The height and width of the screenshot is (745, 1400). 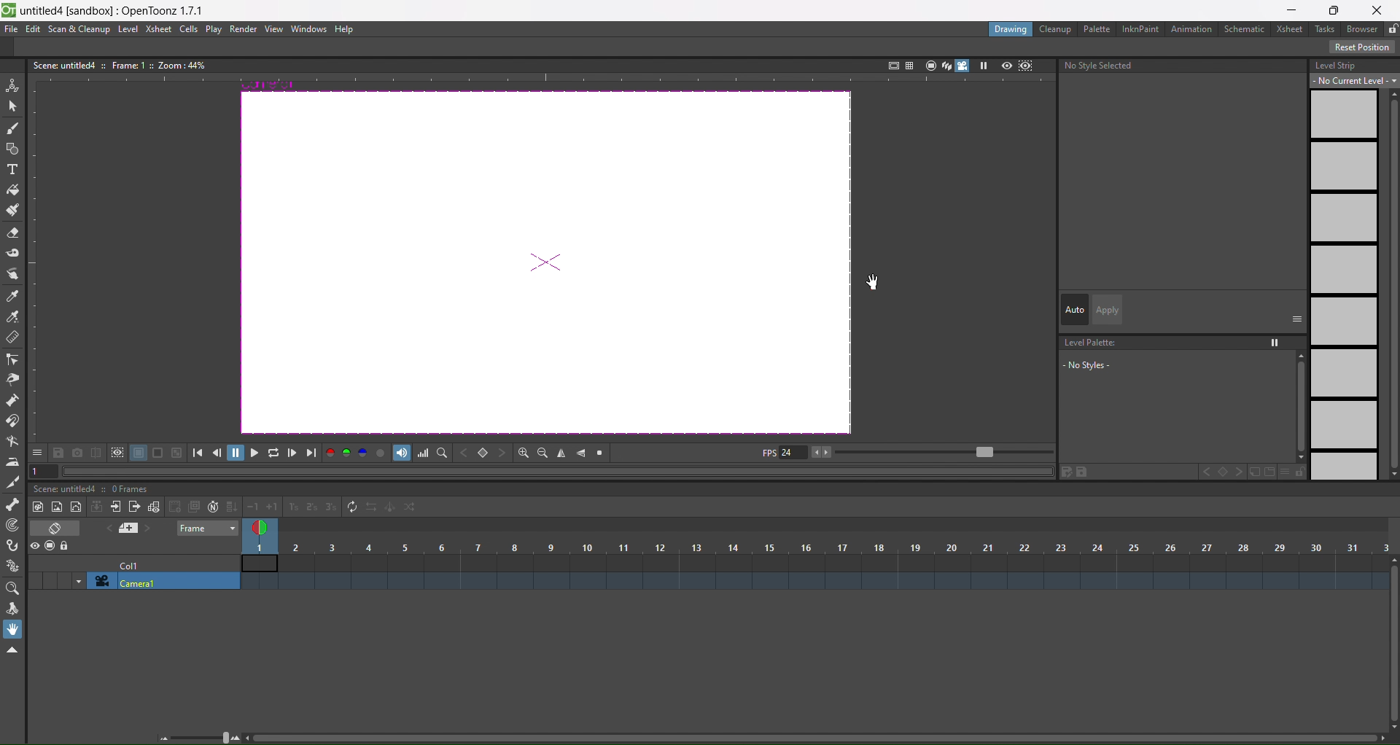 What do you see at coordinates (1362, 29) in the screenshot?
I see `browser` at bounding box center [1362, 29].